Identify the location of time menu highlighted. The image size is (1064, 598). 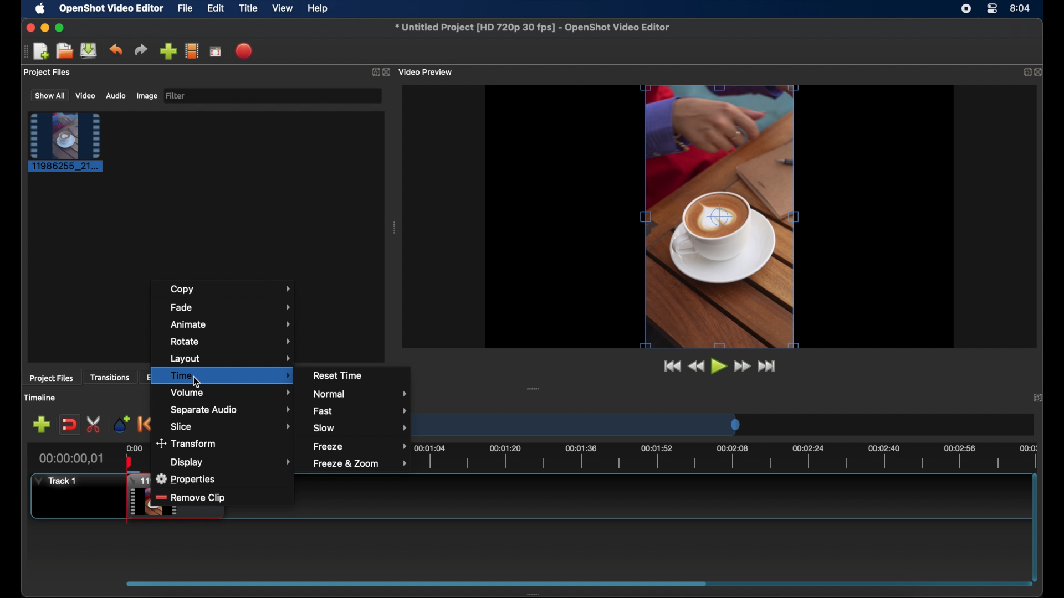
(222, 375).